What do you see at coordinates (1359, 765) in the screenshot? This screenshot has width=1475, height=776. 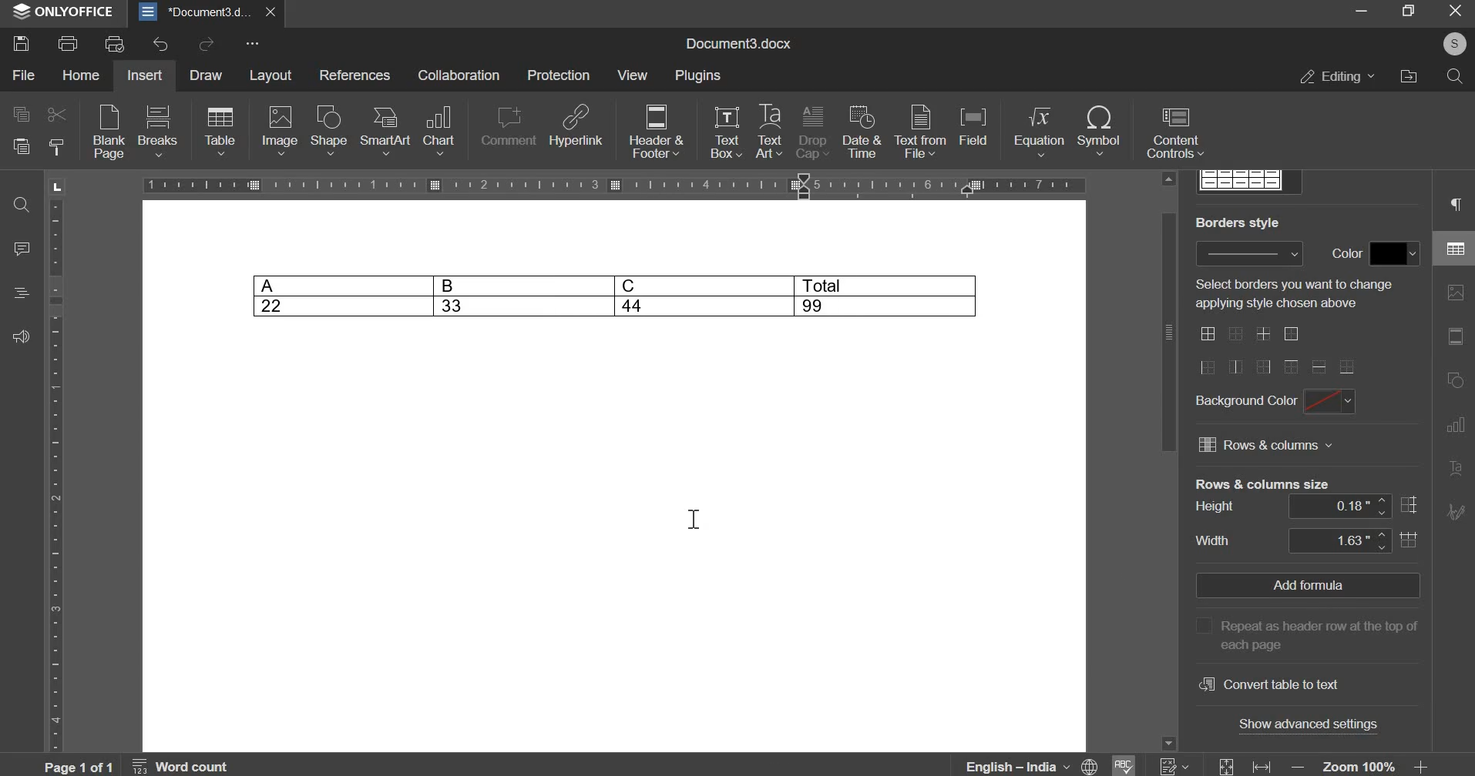 I see `Zoom 100%` at bounding box center [1359, 765].